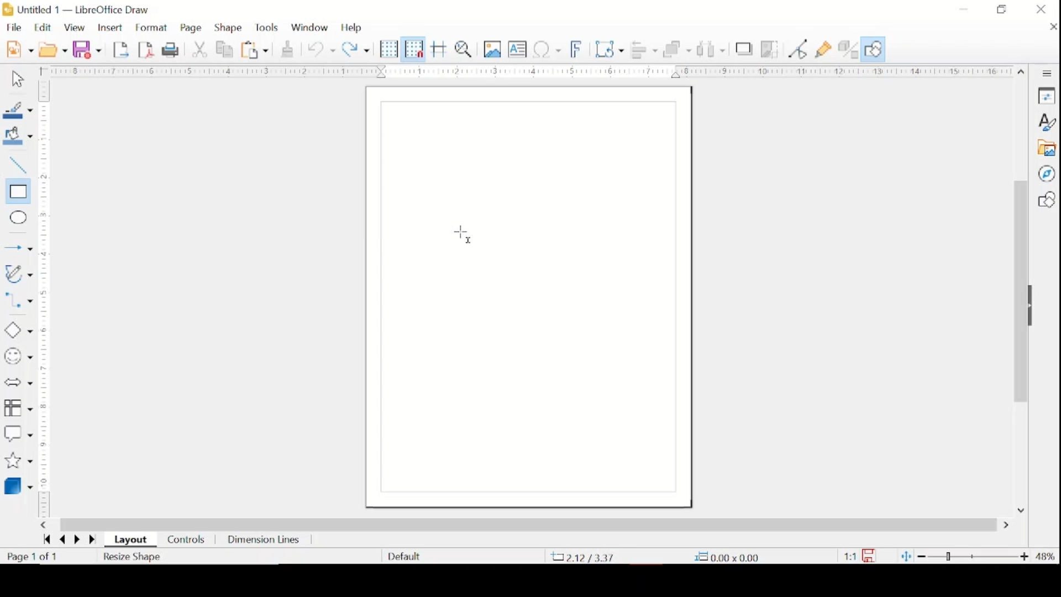  What do you see at coordinates (61, 540) in the screenshot?
I see `previous` at bounding box center [61, 540].